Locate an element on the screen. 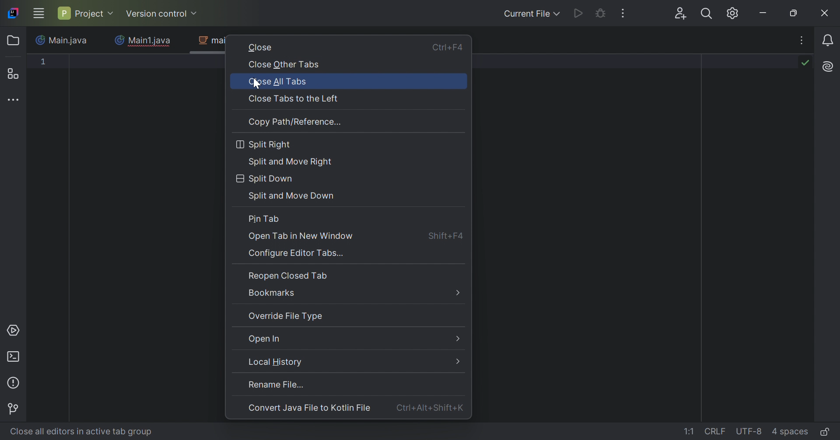  Current File is located at coordinates (532, 14).